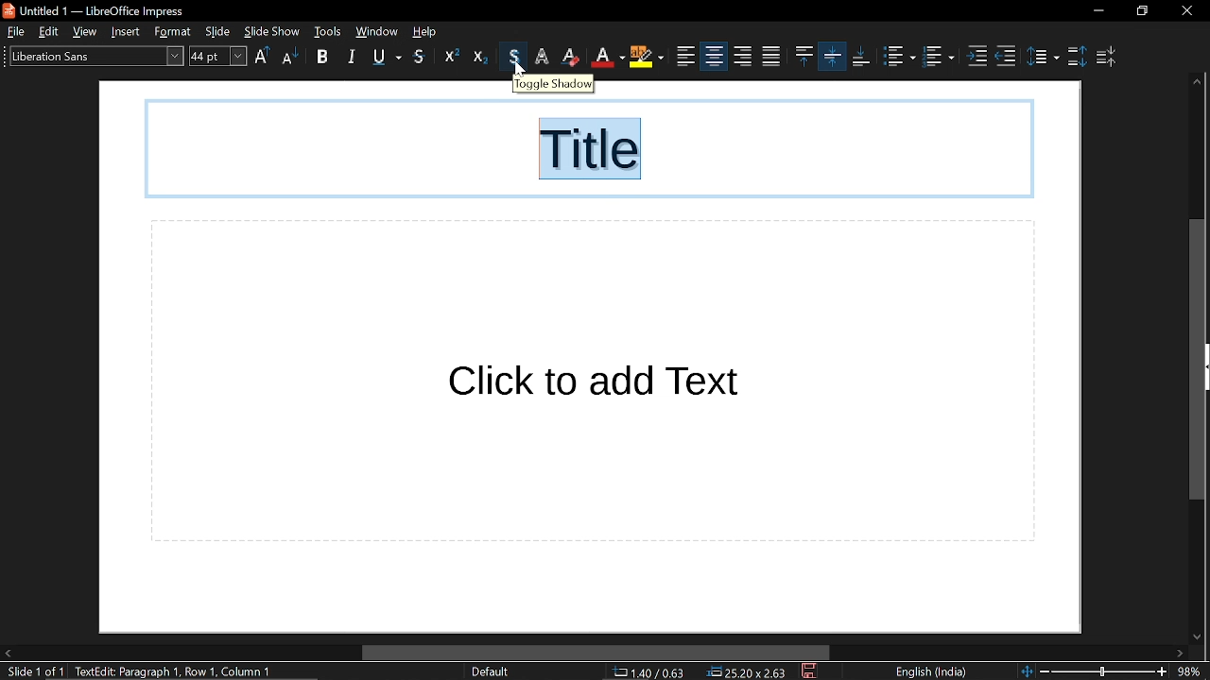 The image size is (1210, 680). Describe the element at coordinates (1162, 672) in the screenshot. I see `zoom in` at that location.